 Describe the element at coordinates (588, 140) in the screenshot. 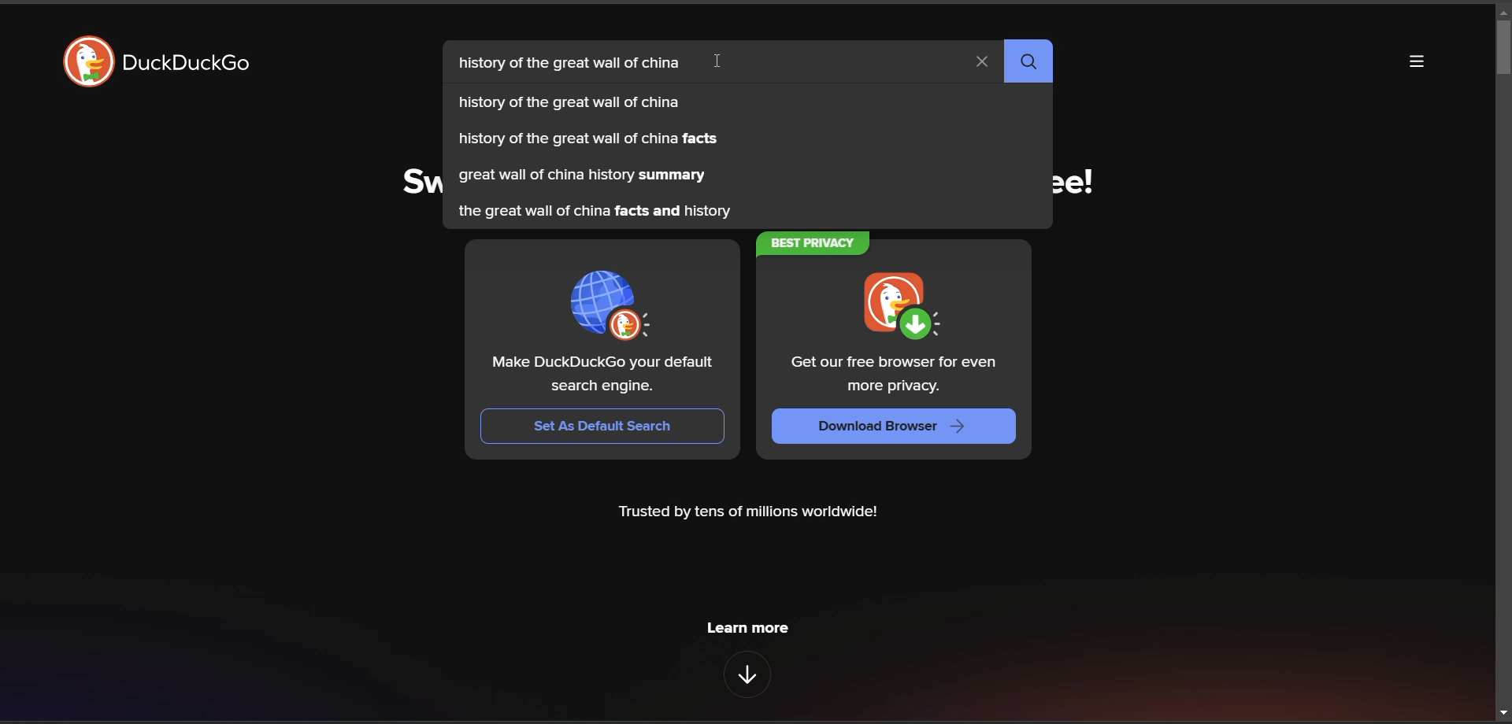

I see `history of the great wall of china facts` at that location.